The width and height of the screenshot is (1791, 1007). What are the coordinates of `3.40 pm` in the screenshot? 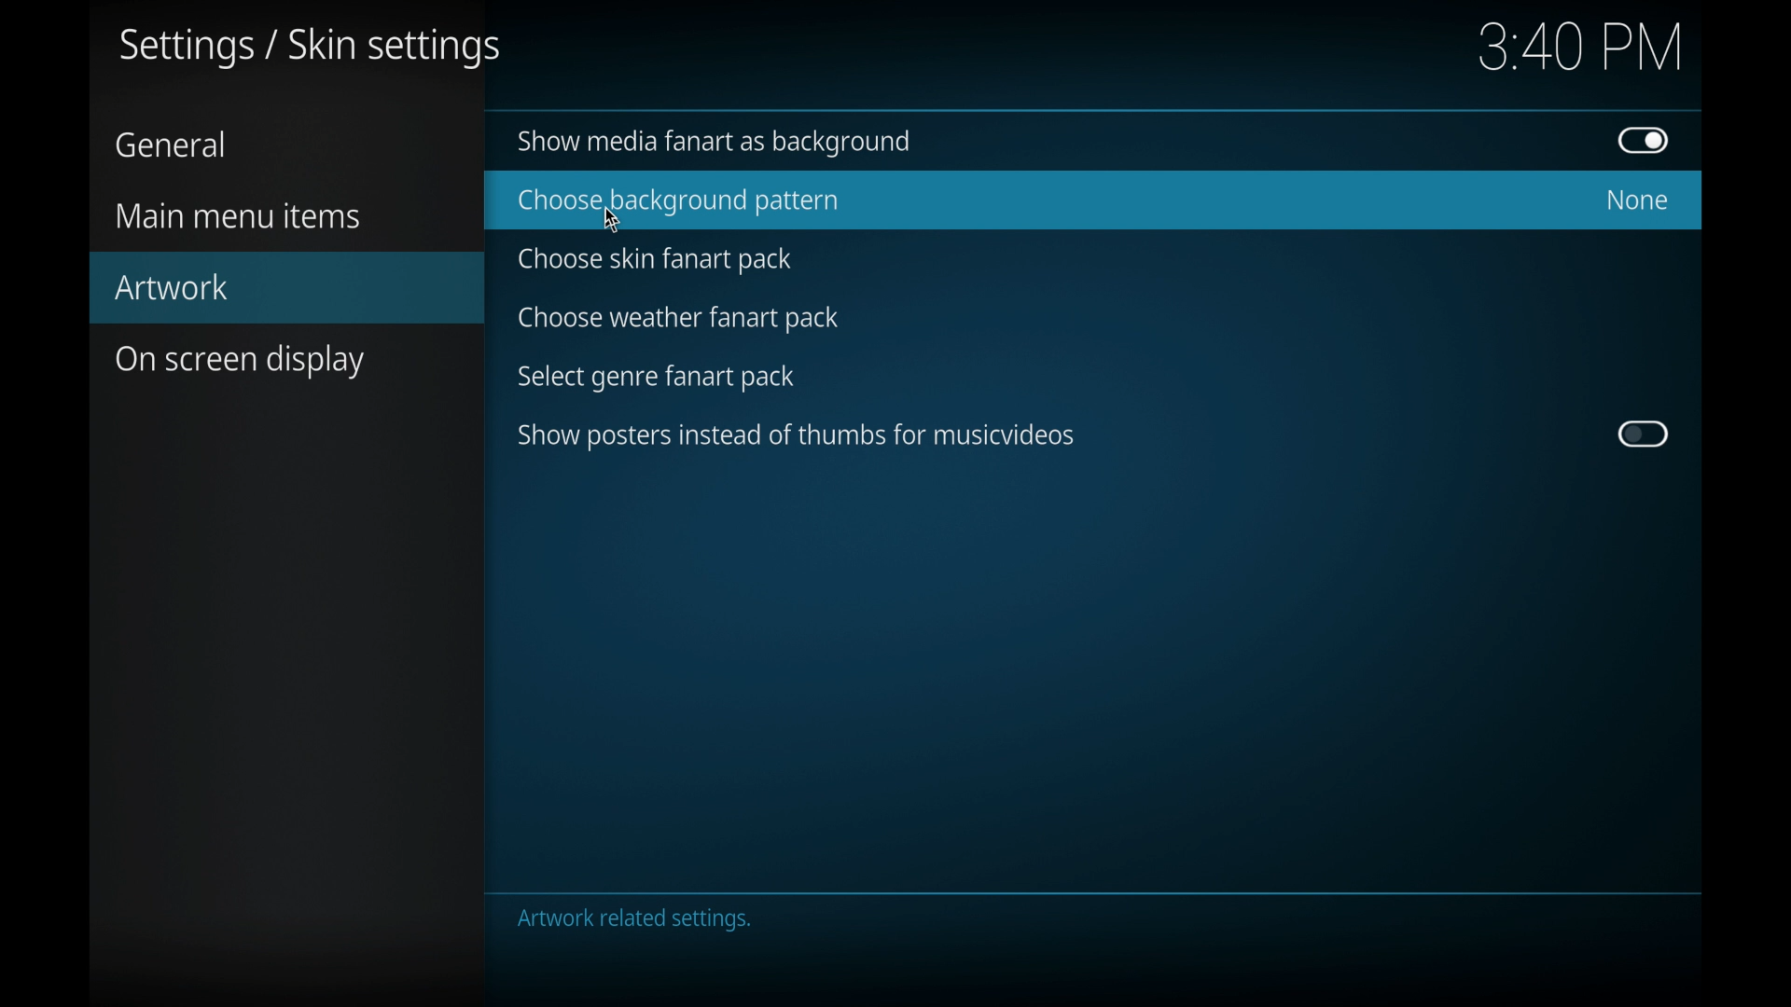 It's located at (1582, 47).